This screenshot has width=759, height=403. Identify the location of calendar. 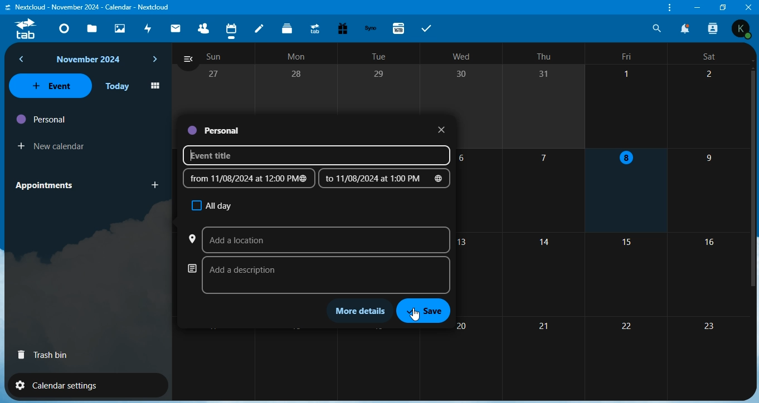
(232, 28).